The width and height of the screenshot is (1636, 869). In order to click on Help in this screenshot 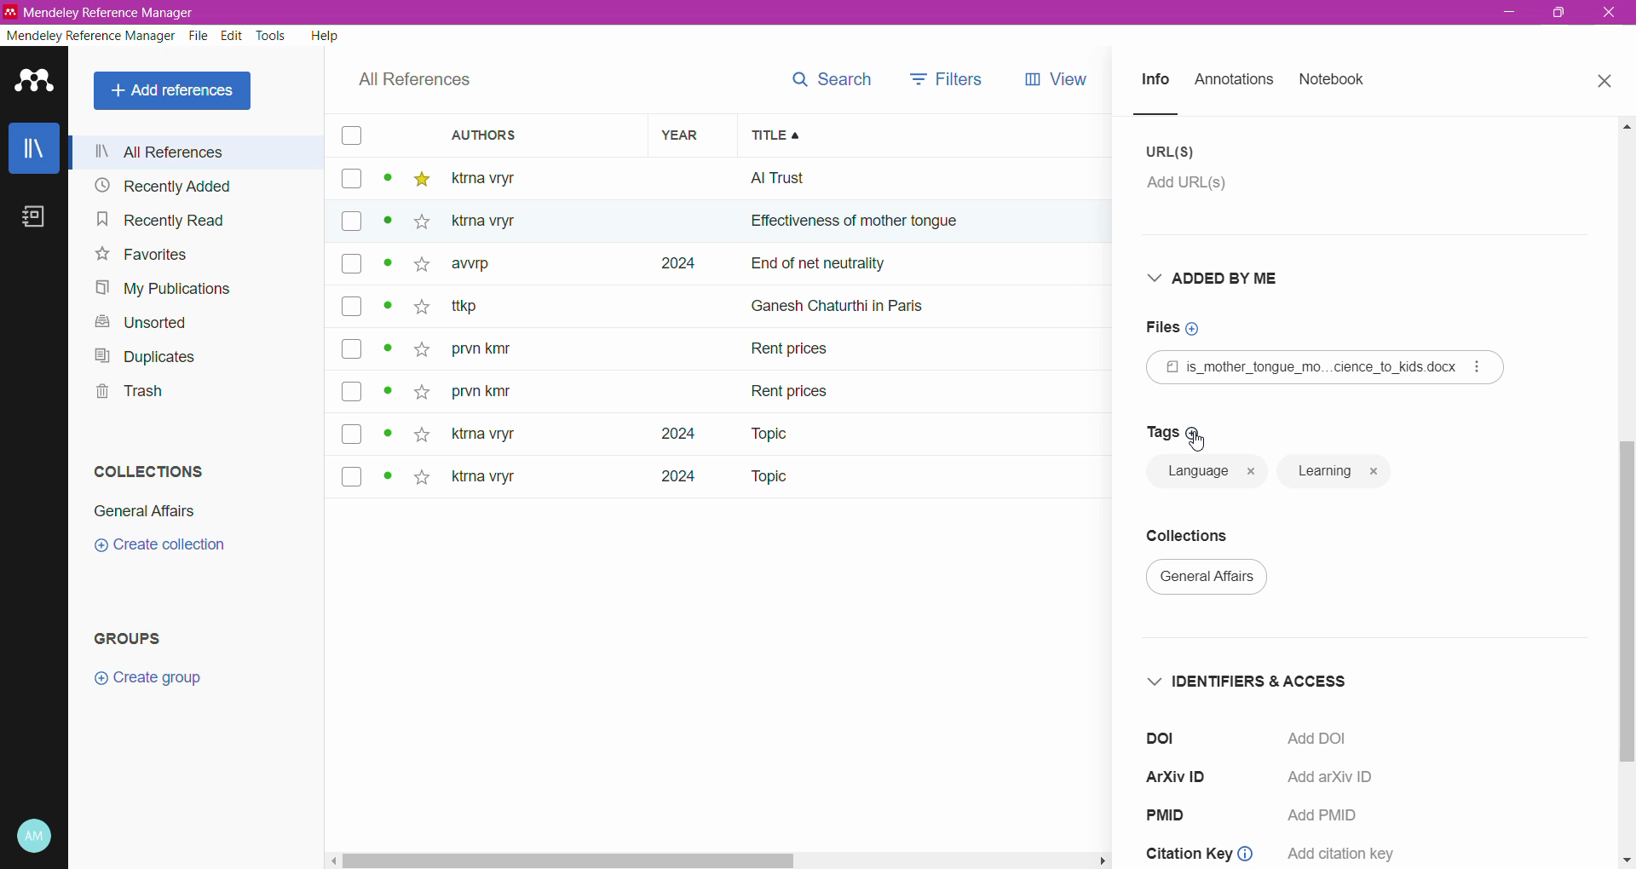, I will do `click(325, 35)`.